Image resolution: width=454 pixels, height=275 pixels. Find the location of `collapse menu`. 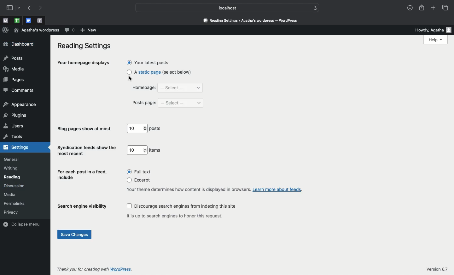

collapse menu is located at coordinates (23, 224).